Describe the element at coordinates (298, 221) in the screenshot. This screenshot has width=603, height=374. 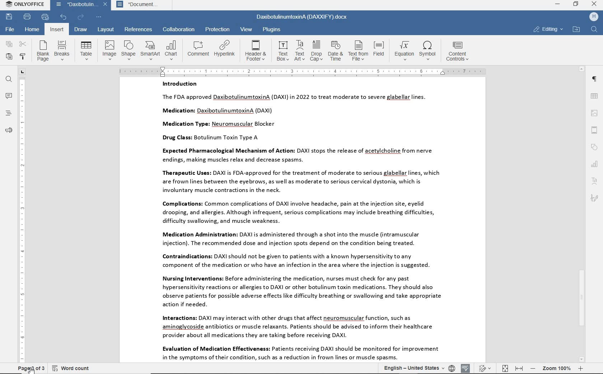
I see `Introduction

The FDA approved DaxibotulinumtoxinA (DAXI) in 2022 to treat moderate to severe glabellar lines.
Medication: DaxibotulinumtoxinA (DAXI)

Medication Type: Neuromuscular Blocker

Drug Class: Botulinum Toxin Type A

Expected Pharmacological Mechanism of Action: DAXI stops the release of acetylcholine from nerve
endings, making muscles relax and decrease spasms.

Therapeutic Uses: DAXI is FDA-approved for the treatment of moderate to serious glabellar lines, which
are frown lines between the eyebrows, as well as moderate to serious cervical dystonia, which is
involuntary muscle contractions in the neck.

Complications: Common complications of DAXI involve headache, pain at the injection site, eyelid
drooping, and allergies. Although infrequent, serious complications may include breathing difficulties,
difficulty swallowing, and muscle weakness.

Medication Administration: DAXI is administered through a shot into the muscle (intramuscular
injection). The recommended dose and injection spots depend on the condition being treated.
Contraindications: DAXI should not be given to patients with a known hypersensitivity to any
component of the medication or who have an infection in the area where the injection is suggested.
Nursing Interventions: Before administering the medication, nurses must check for any past
hypersensitivity reactions or allergies to DAXI or other botulinum toxin medications. They should also
observe patients for possible adverse effects like difficulty breathing or swallowing and take appropriate
action if needed.

Interactions: DAXI may interact with other drugs that affect neuromuscular function, such as
aminoglycoside antibiotics or muscle relaxants. Patients should be advised to inform their healthcare
provider about all medications they are taking before receiving DAXI.

Evaluation of Medication Effectiveness: Patients receiving DAXI should be monitored for improvement
in the symptoms of their condition, such as a reduction in frown lines or muscle spasms.` at that location.